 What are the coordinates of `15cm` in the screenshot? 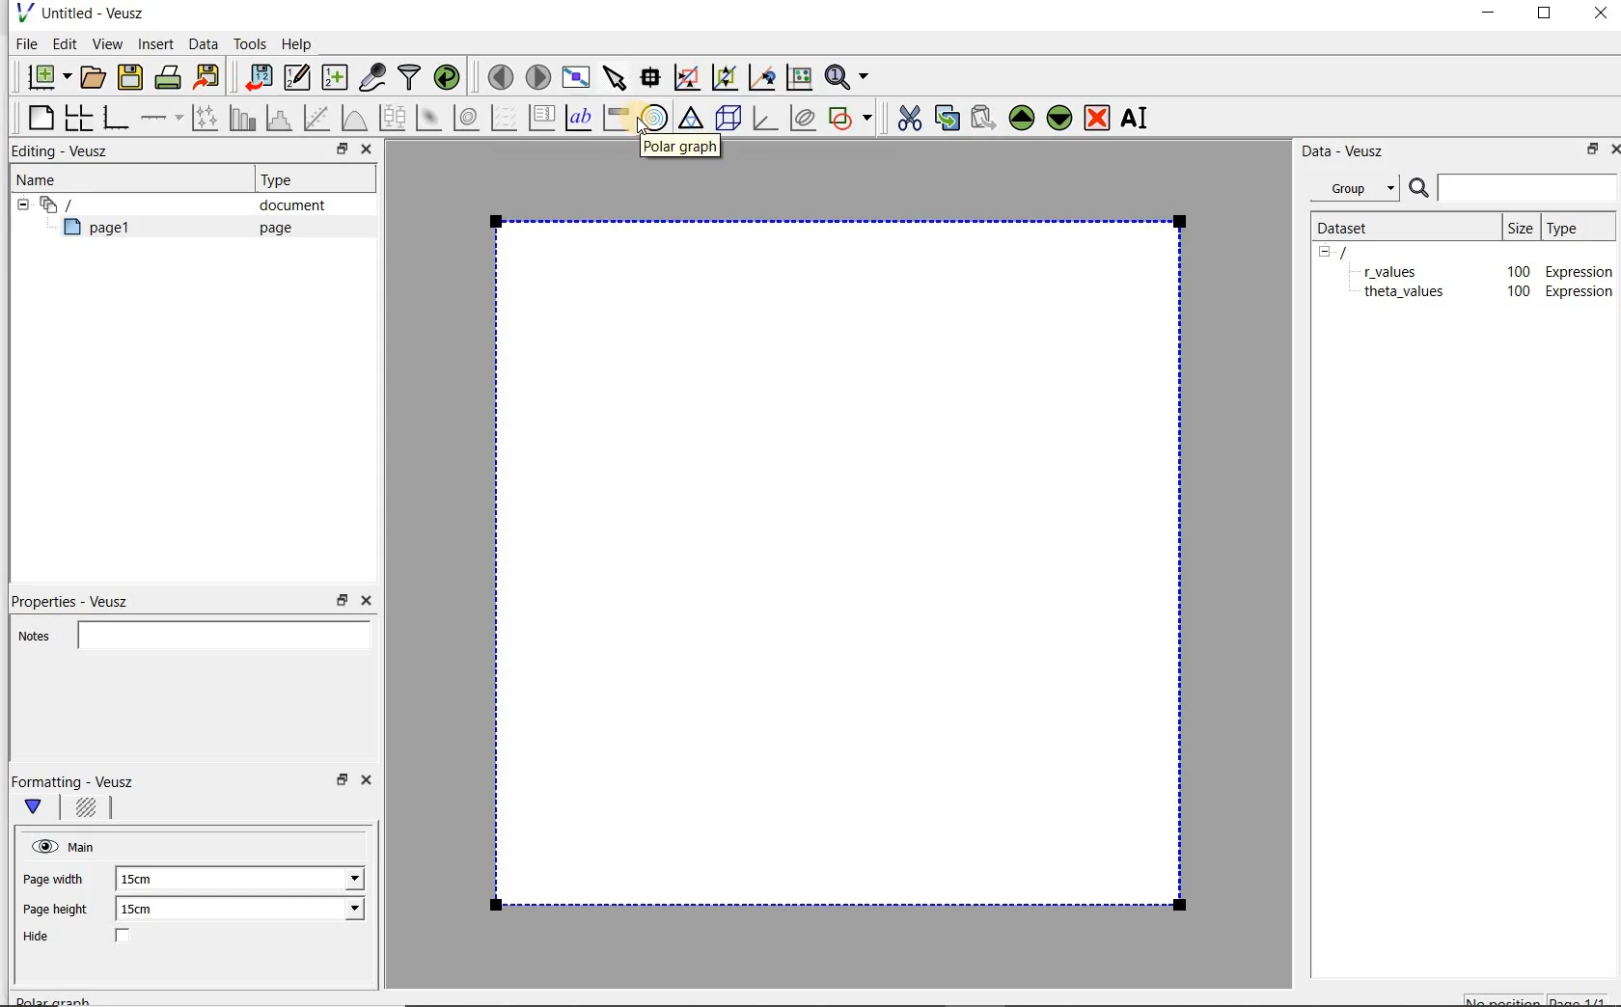 It's located at (147, 880).